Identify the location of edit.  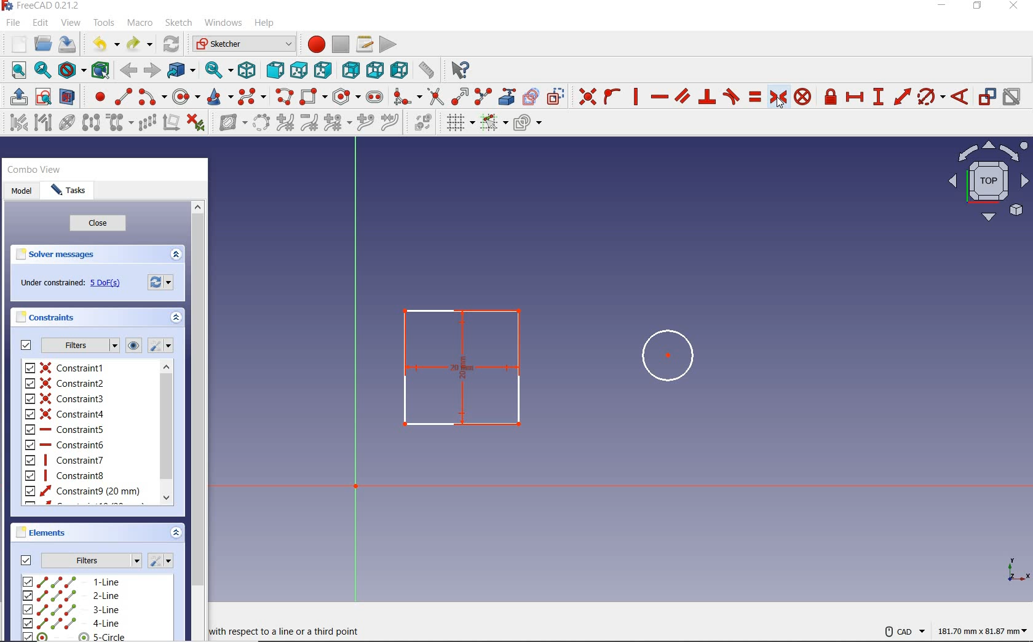
(41, 23).